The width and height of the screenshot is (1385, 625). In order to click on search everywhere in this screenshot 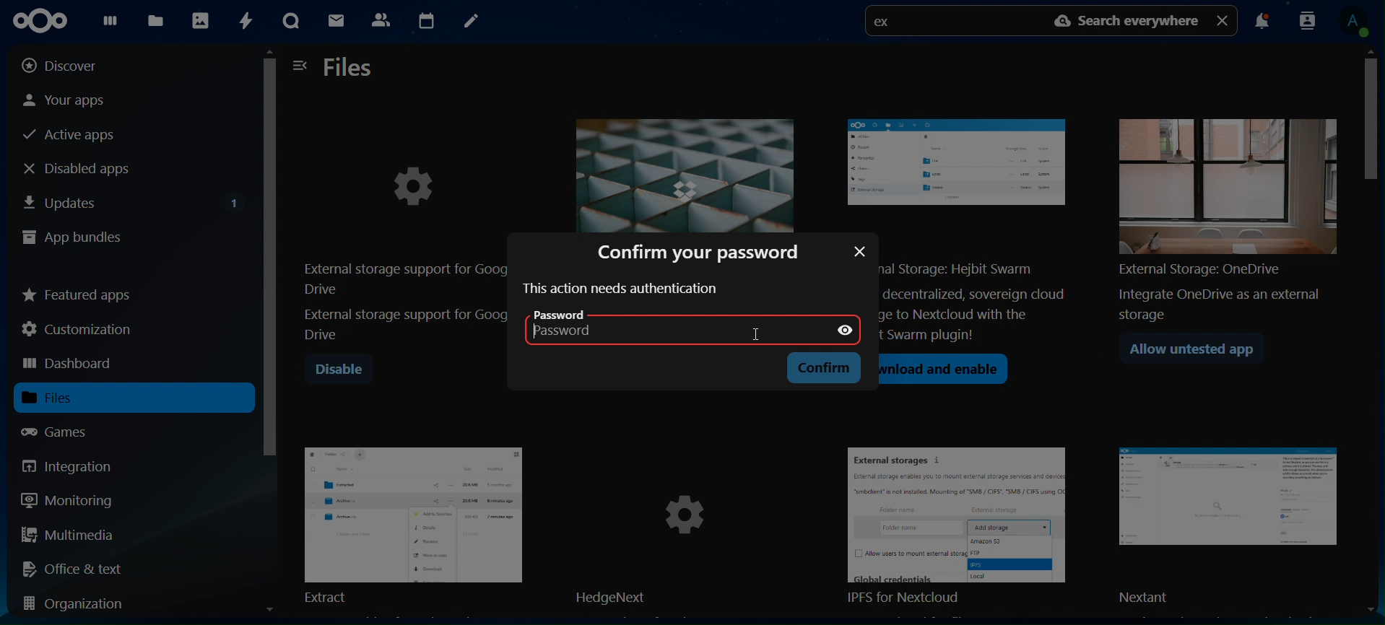, I will do `click(1129, 21)`.